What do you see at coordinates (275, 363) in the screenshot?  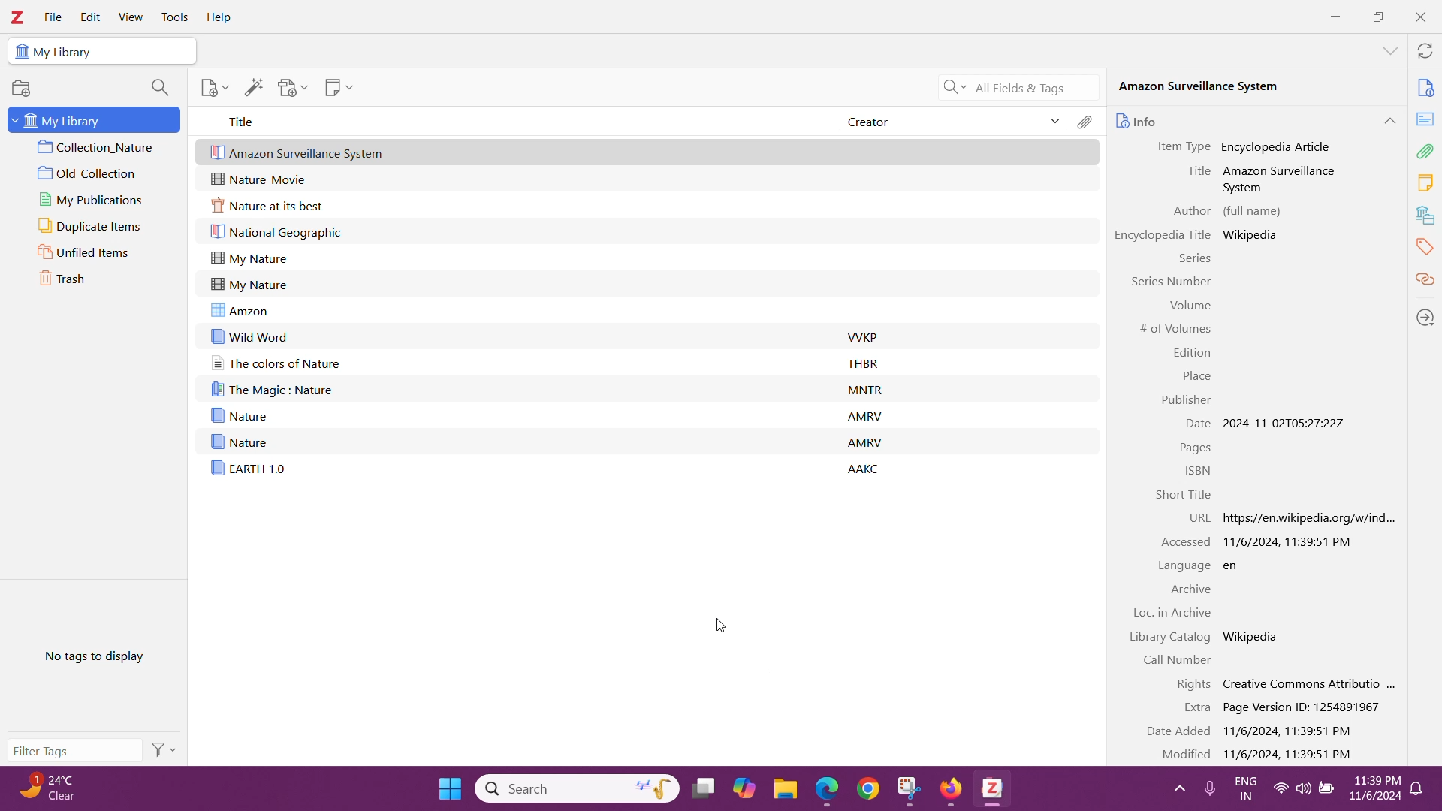 I see `The colors of Nature` at bounding box center [275, 363].